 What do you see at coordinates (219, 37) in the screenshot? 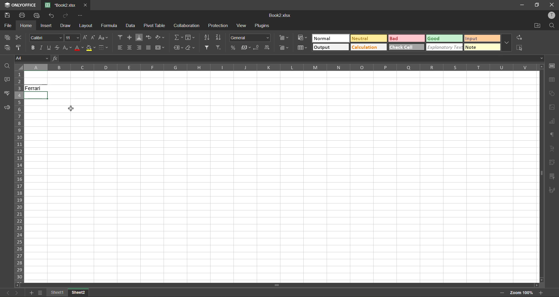
I see `sort descending` at bounding box center [219, 37].